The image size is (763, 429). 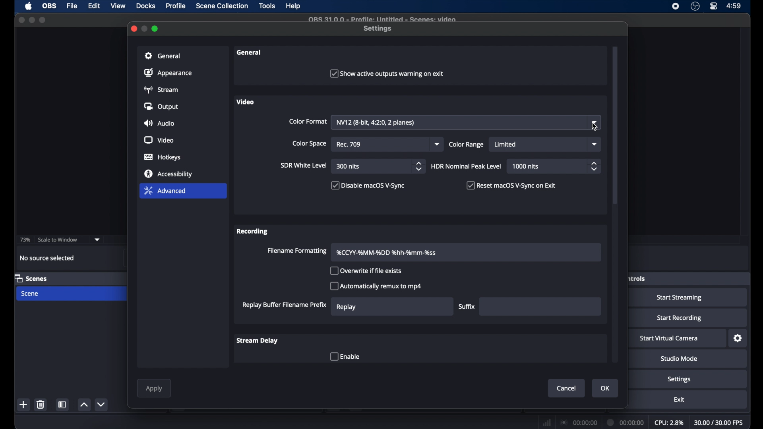 I want to click on edit, so click(x=93, y=6).